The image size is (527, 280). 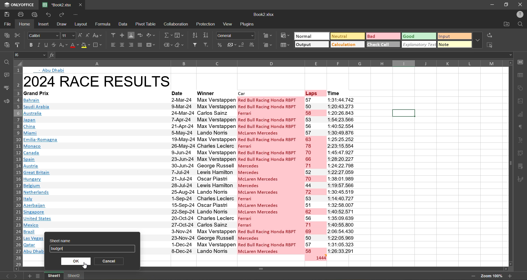 I want to click on sheet names, so click(x=53, y=276).